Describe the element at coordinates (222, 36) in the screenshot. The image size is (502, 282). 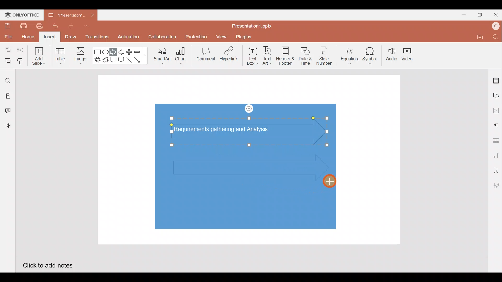
I see `View` at that location.